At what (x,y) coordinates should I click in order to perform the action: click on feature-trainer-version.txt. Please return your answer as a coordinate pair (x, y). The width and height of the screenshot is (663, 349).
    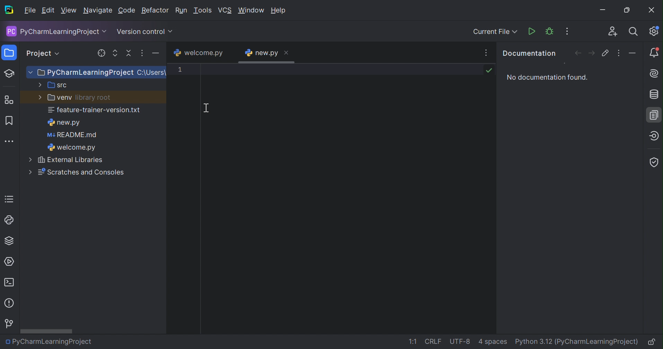
    Looking at the image, I should click on (95, 111).